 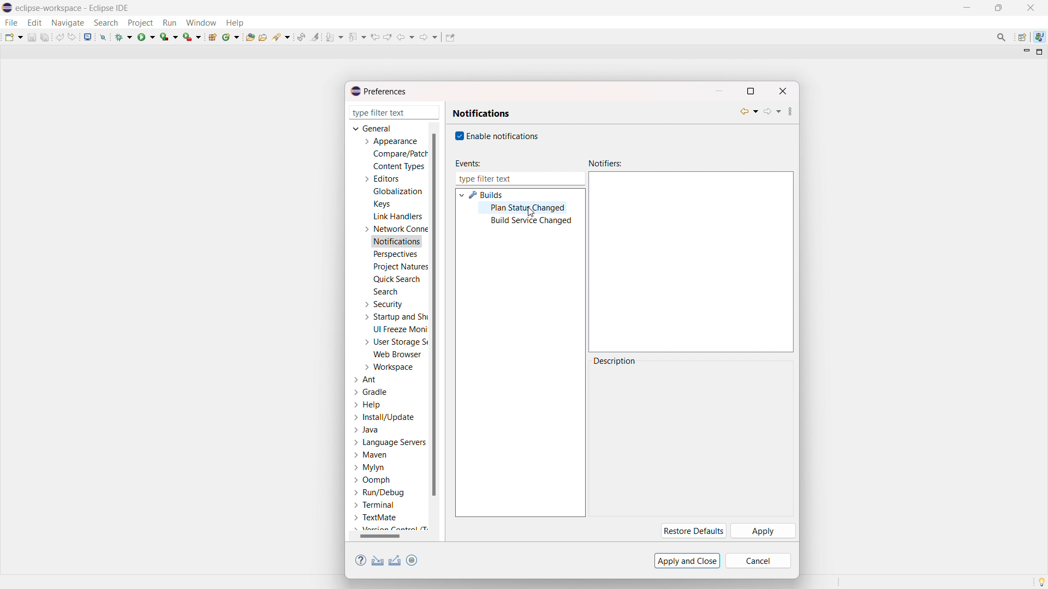 I want to click on appearance, so click(x=390, y=141).